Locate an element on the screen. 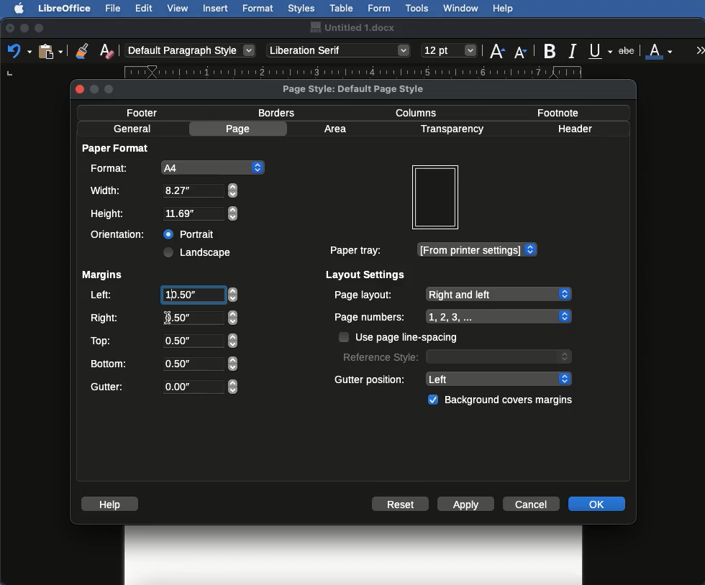 This screenshot has width=705, height=585. Page style is located at coordinates (365, 88).